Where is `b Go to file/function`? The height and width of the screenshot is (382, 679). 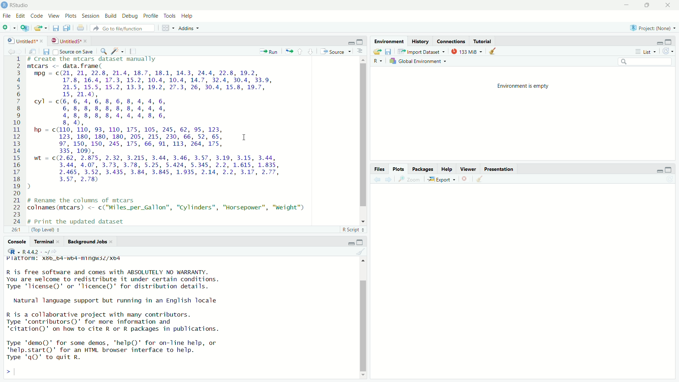 b Go to file/function is located at coordinates (122, 28).